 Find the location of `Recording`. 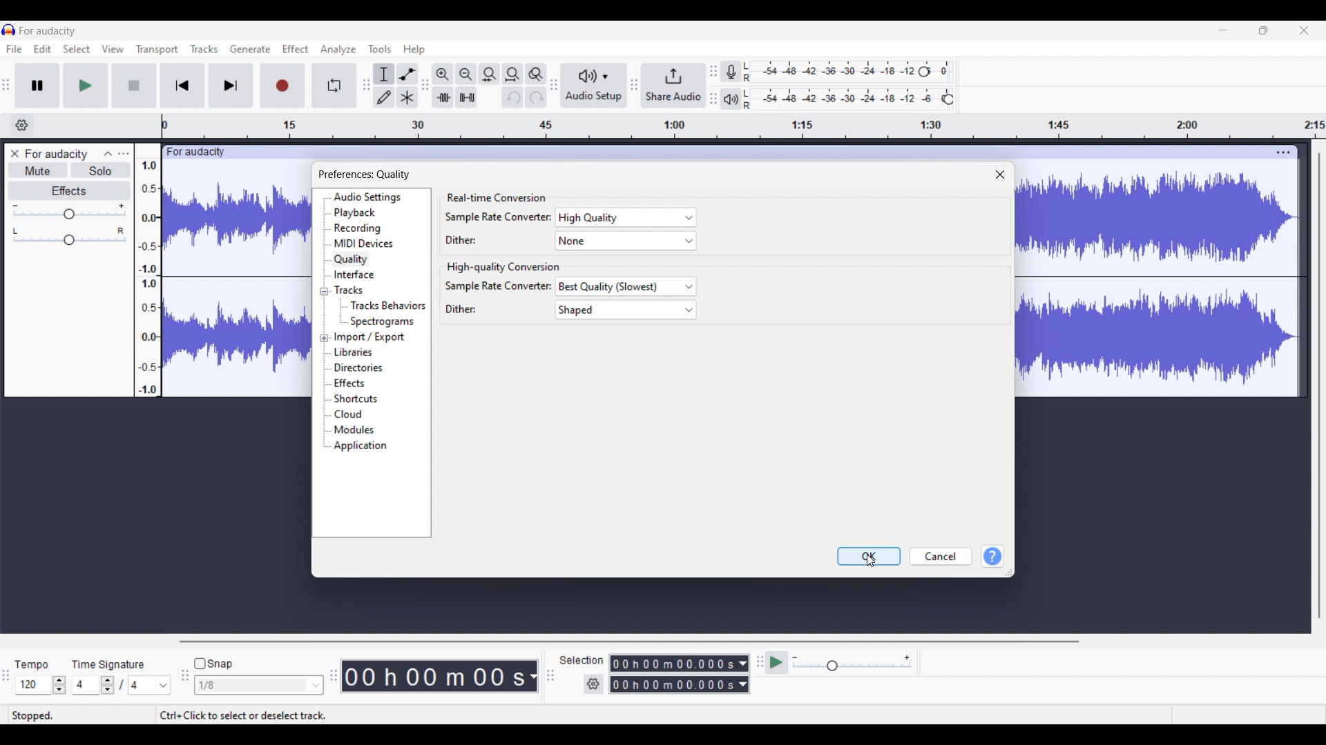

Recording is located at coordinates (358, 228).